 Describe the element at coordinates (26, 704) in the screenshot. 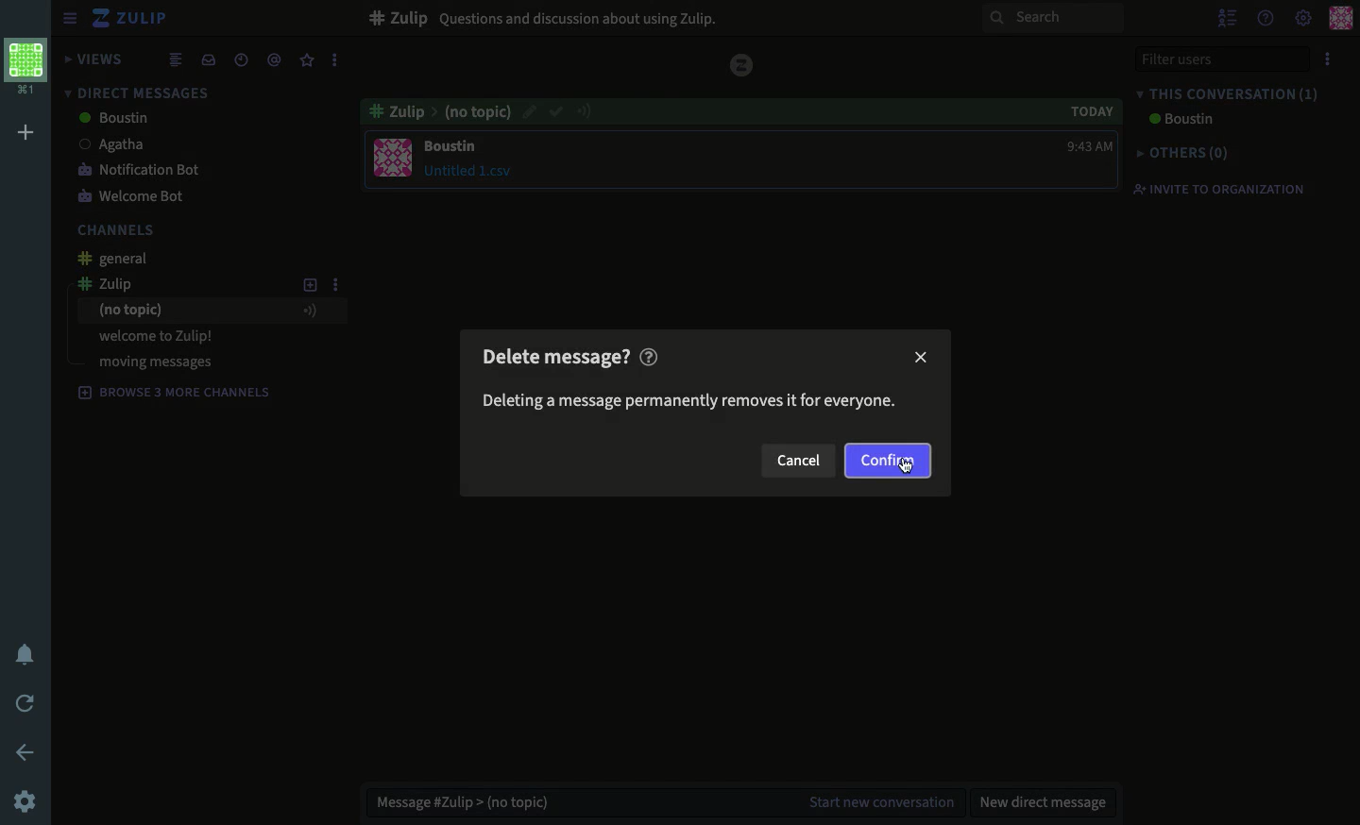

I see `refresh` at that location.